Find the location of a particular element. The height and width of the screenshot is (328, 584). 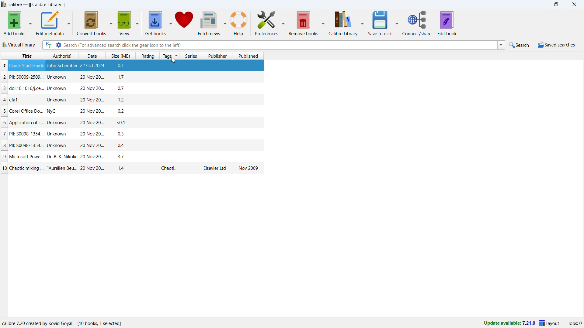

active jobs is located at coordinates (575, 324).